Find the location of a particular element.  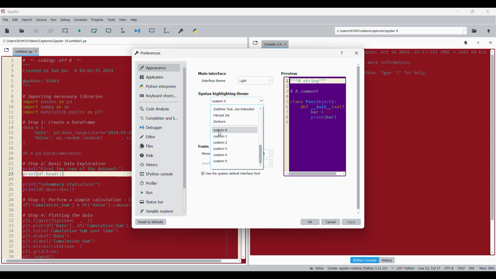

Theme options to choose from is located at coordinates (235, 135).